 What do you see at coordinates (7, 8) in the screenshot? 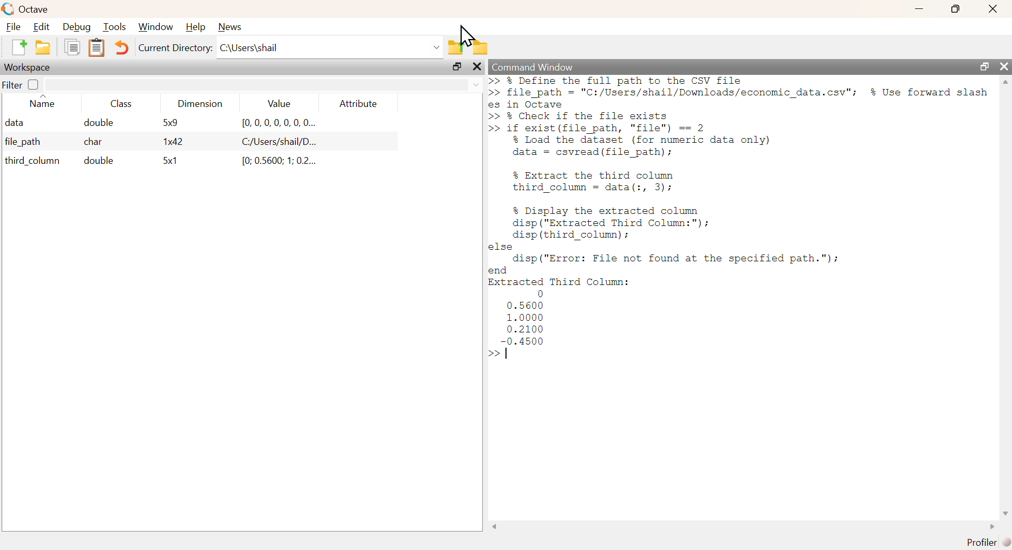
I see `octave logo` at bounding box center [7, 8].